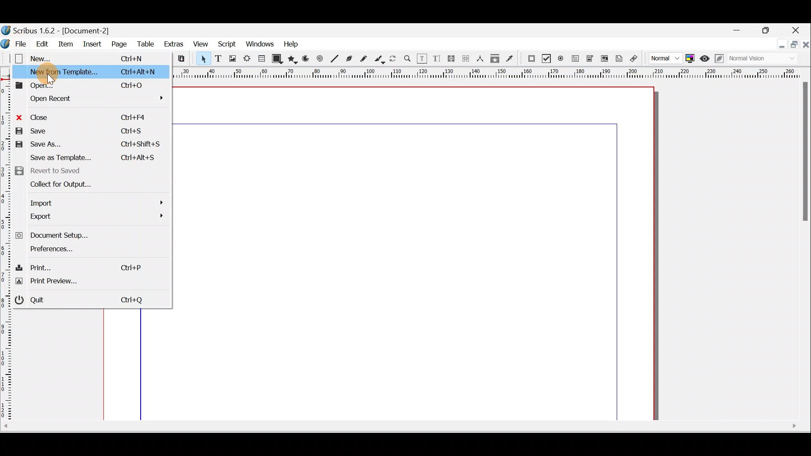  Describe the element at coordinates (800, 29) in the screenshot. I see `Close` at that location.